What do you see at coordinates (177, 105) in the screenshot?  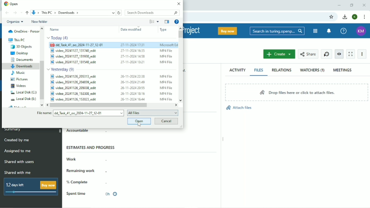 I see `scroll right` at bounding box center [177, 105].